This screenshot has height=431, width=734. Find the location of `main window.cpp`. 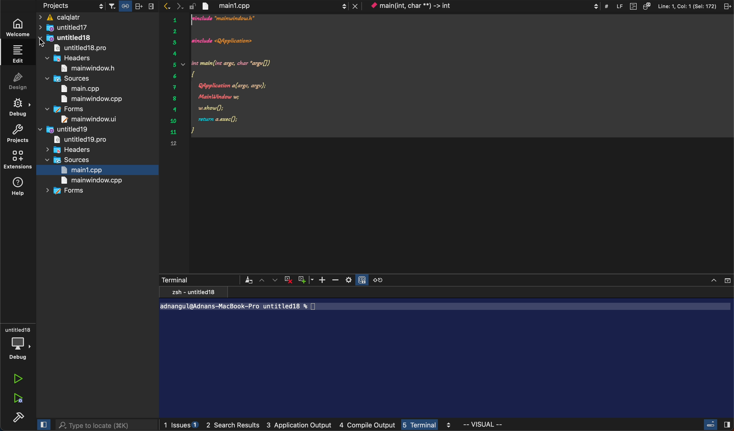

main window.cpp is located at coordinates (90, 180).